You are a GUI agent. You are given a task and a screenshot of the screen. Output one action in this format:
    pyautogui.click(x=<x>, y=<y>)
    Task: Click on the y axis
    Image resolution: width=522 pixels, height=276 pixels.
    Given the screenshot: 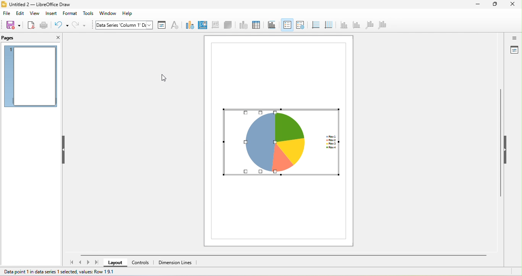 What is the action you would take?
    pyautogui.click(x=356, y=25)
    